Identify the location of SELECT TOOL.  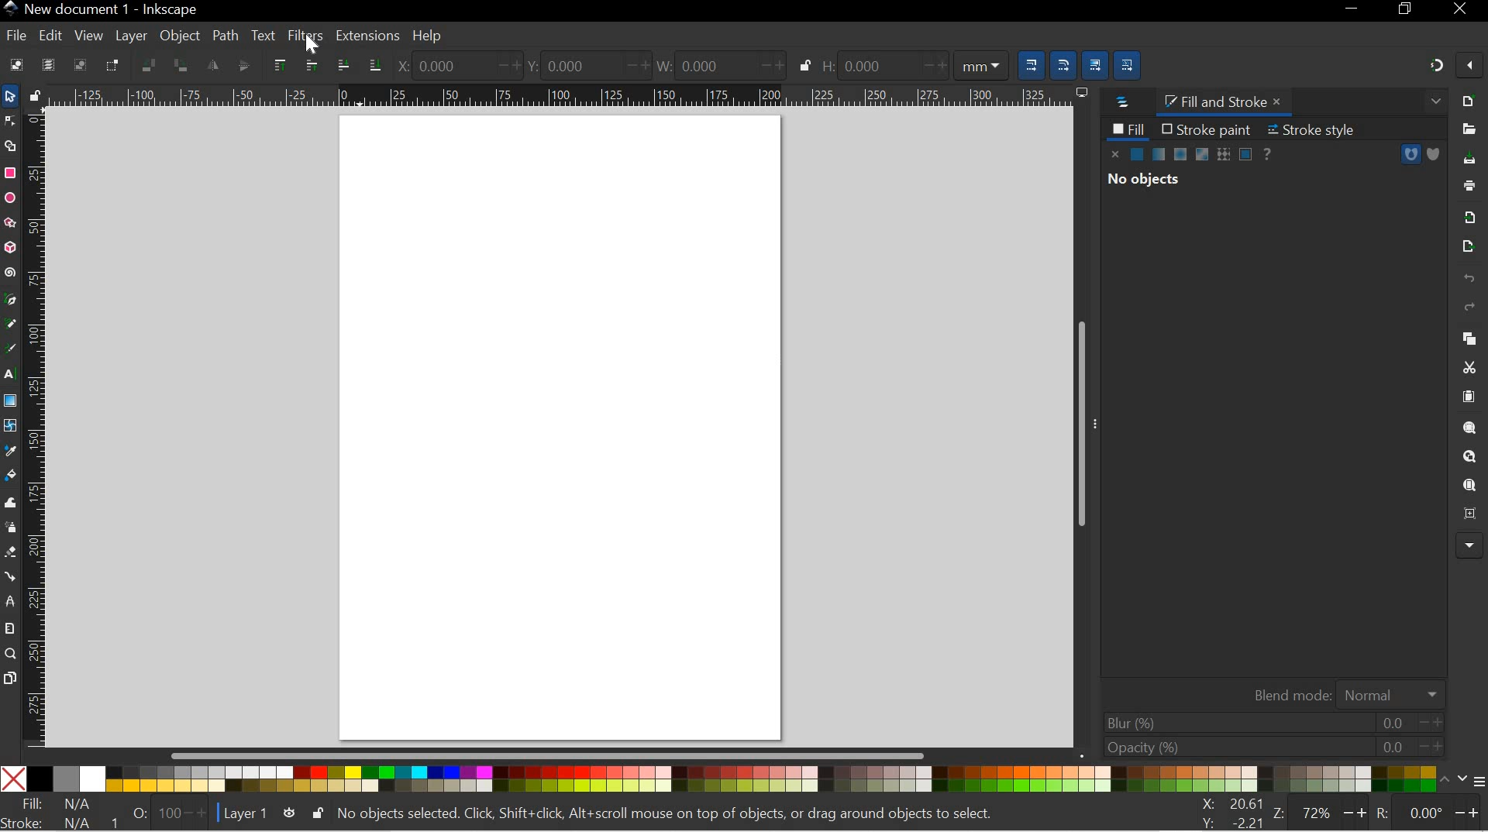
(10, 96).